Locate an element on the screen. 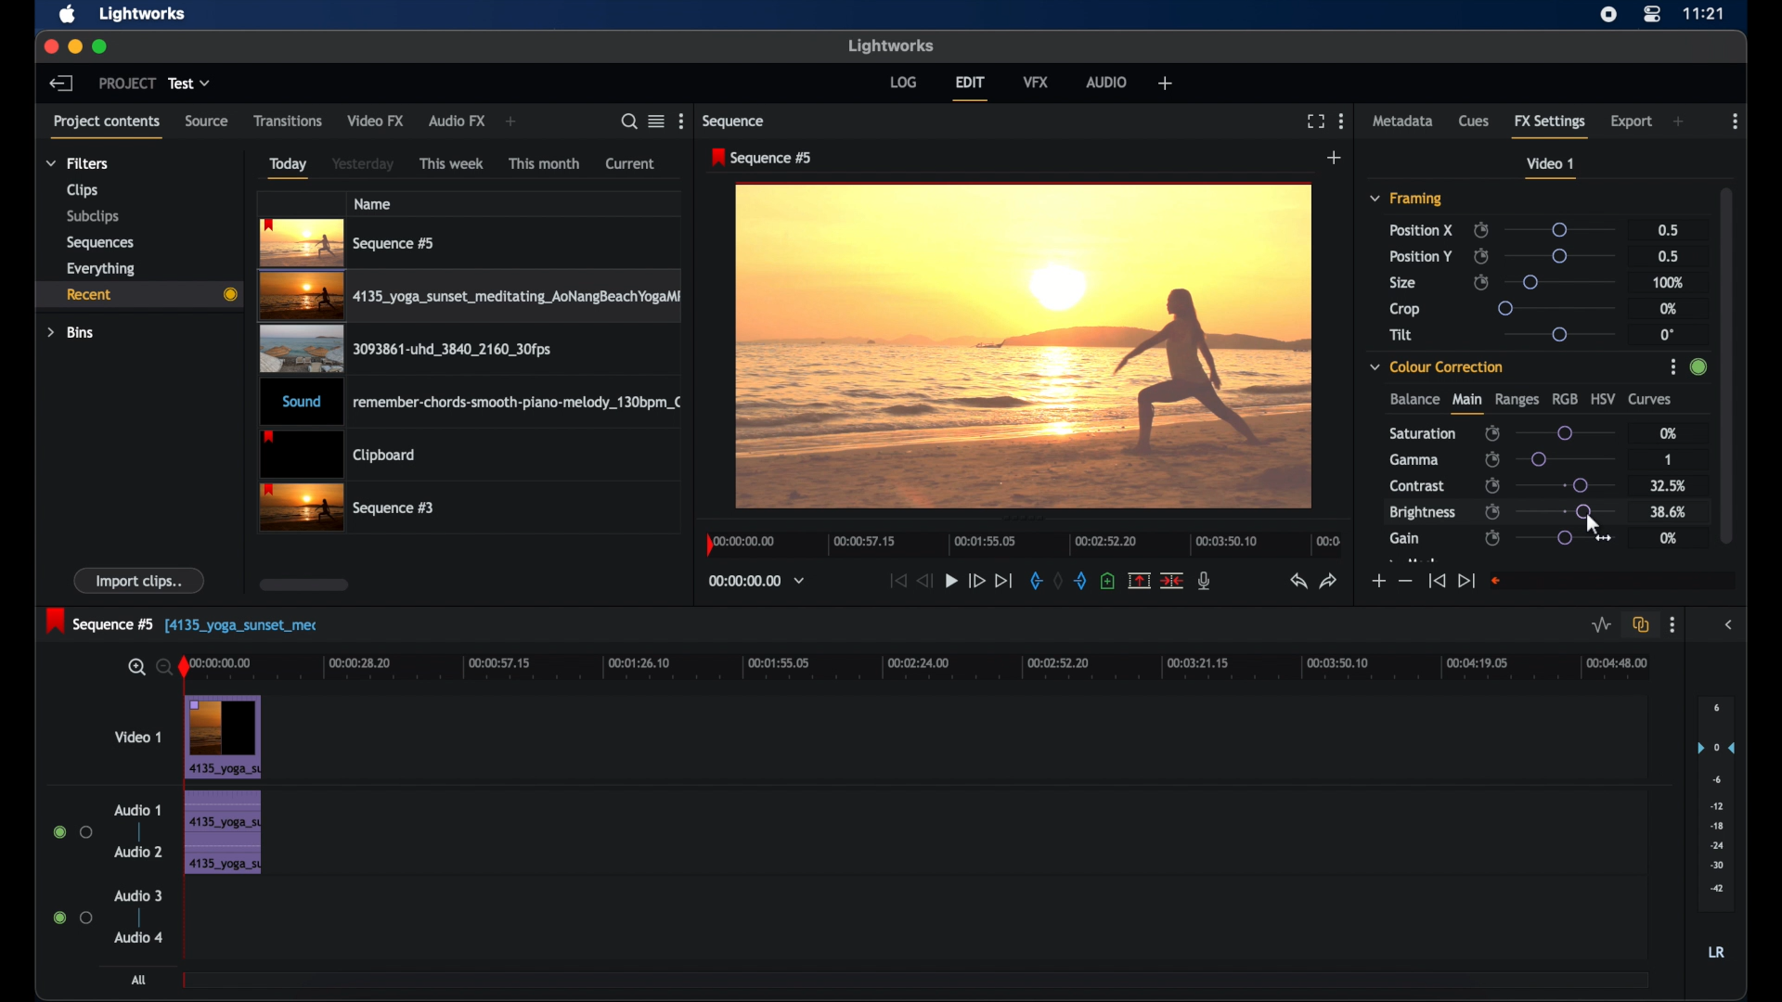  clips is located at coordinates (83, 191).